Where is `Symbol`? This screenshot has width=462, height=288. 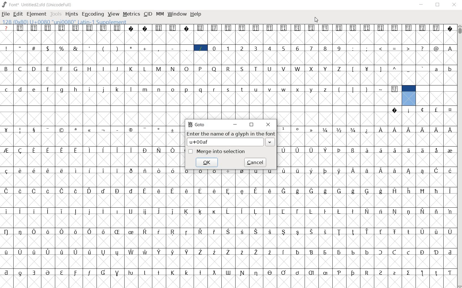 Symbol is located at coordinates (381, 191).